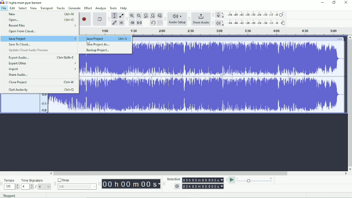  What do you see at coordinates (34, 8) in the screenshot?
I see `View` at bounding box center [34, 8].